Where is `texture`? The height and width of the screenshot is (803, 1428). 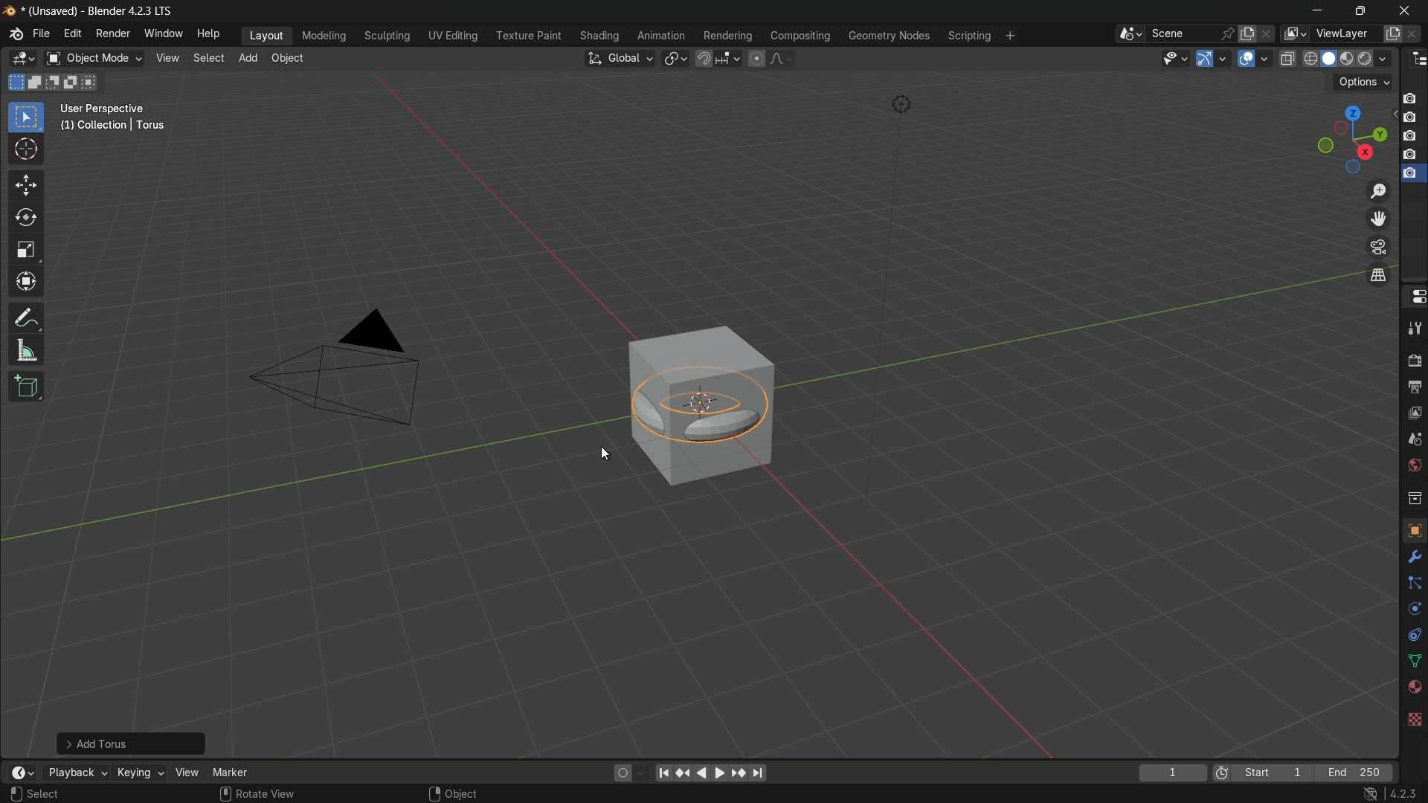 texture is located at coordinates (1414, 718).